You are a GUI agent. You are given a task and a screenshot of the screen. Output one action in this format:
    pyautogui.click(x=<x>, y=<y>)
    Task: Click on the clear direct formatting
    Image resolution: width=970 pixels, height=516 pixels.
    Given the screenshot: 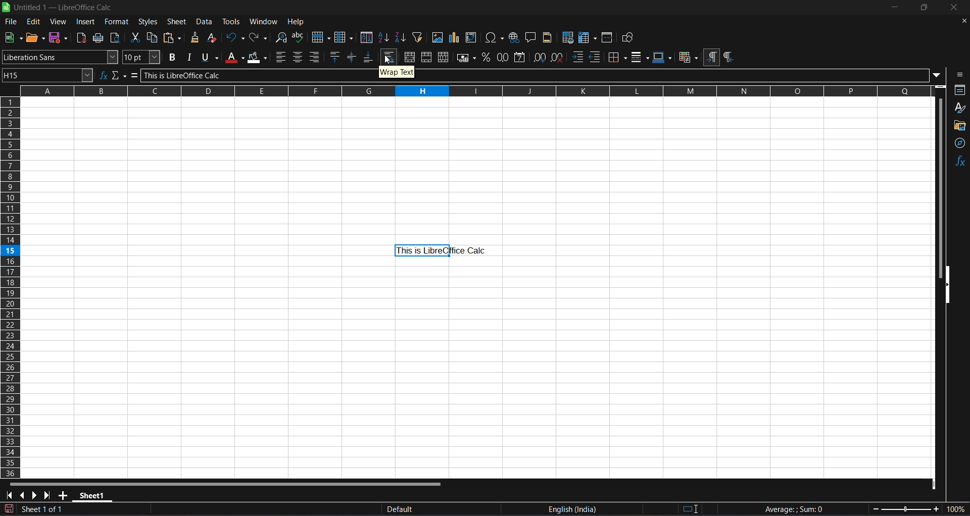 What is the action you would take?
    pyautogui.click(x=212, y=37)
    